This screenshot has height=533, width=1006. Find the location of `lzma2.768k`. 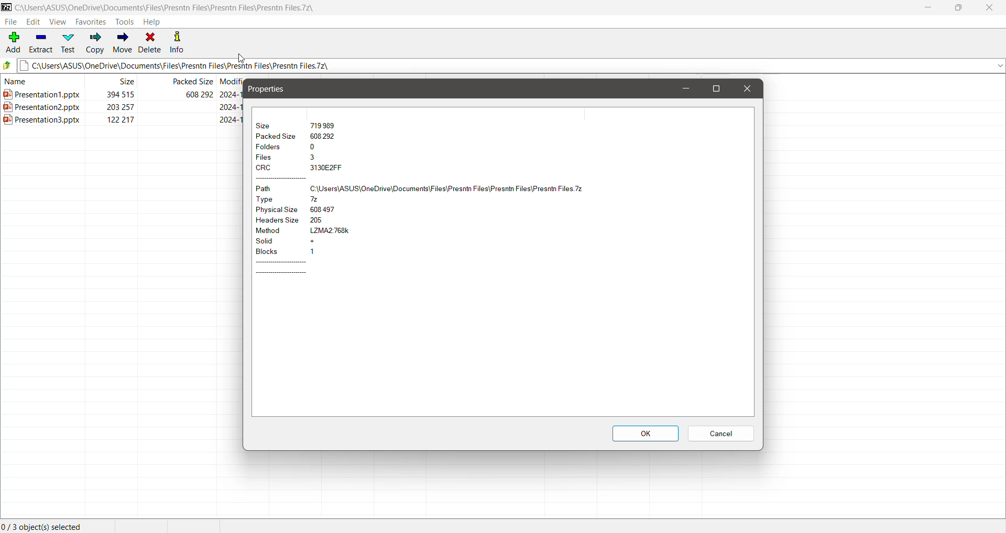

lzma2.768k is located at coordinates (333, 231).